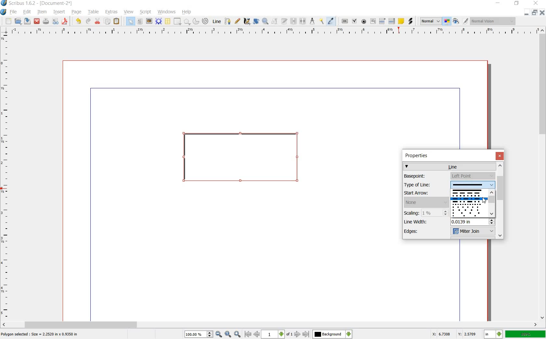 This screenshot has width=546, height=339. Describe the element at coordinates (167, 12) in the screenshot. I see `WINDOWS` at that location.